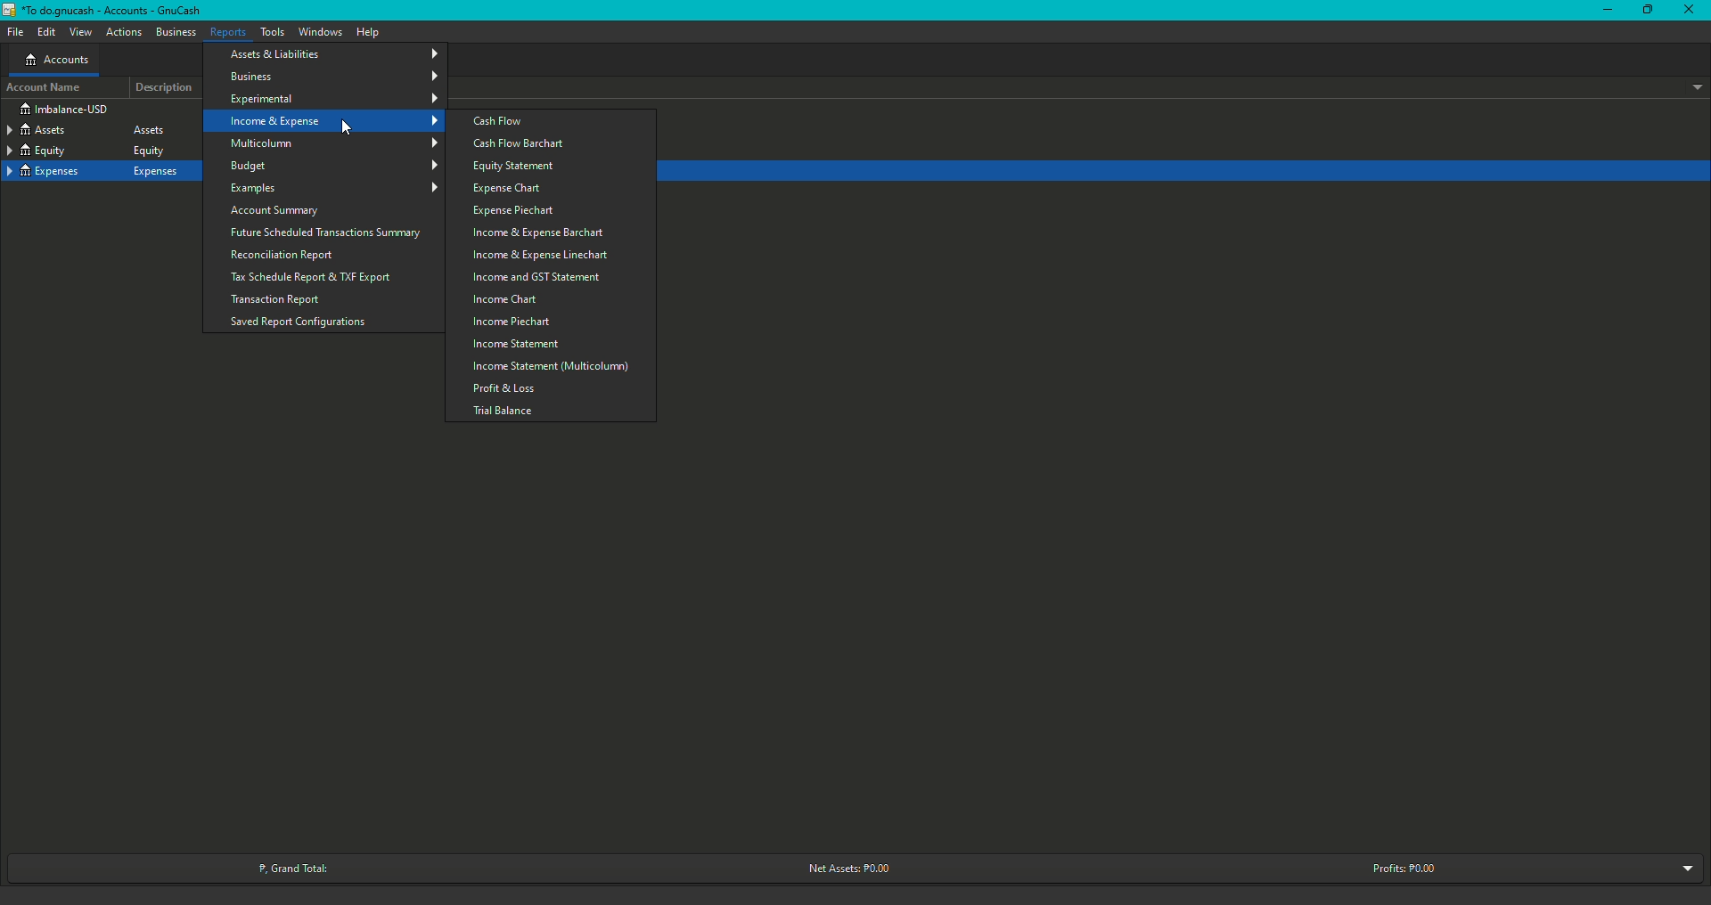  What do you see at coordinates (123, 30) in the screenshot?
I see `Actions` at bounding box center [123, 30].